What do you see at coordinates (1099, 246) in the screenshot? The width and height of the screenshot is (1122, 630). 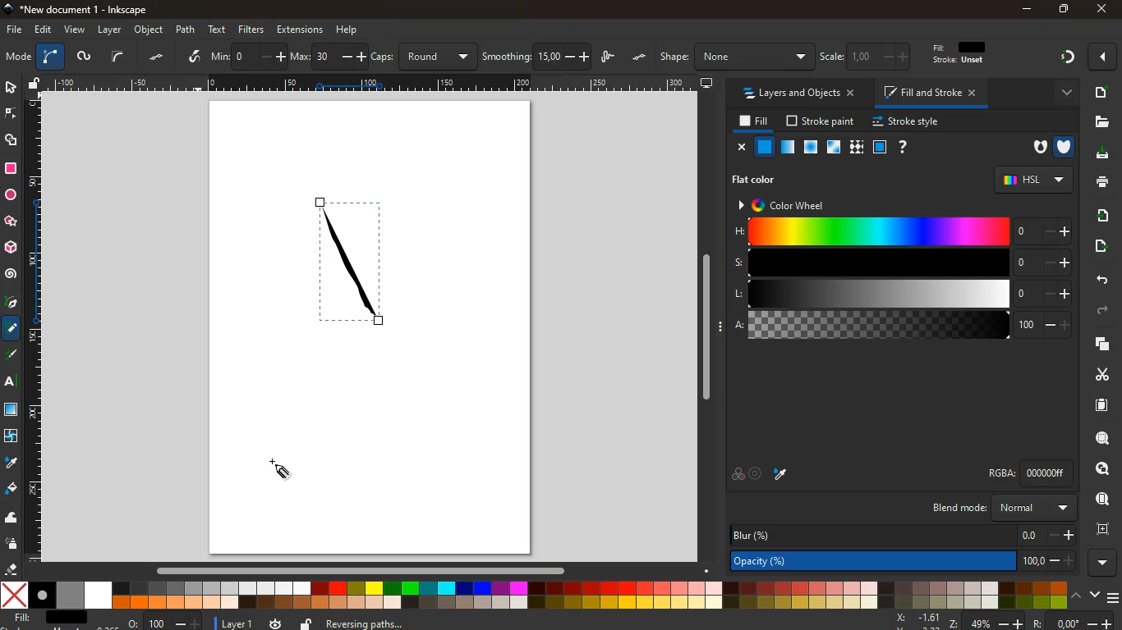 I see `send` at bounding box center [1099, 246].